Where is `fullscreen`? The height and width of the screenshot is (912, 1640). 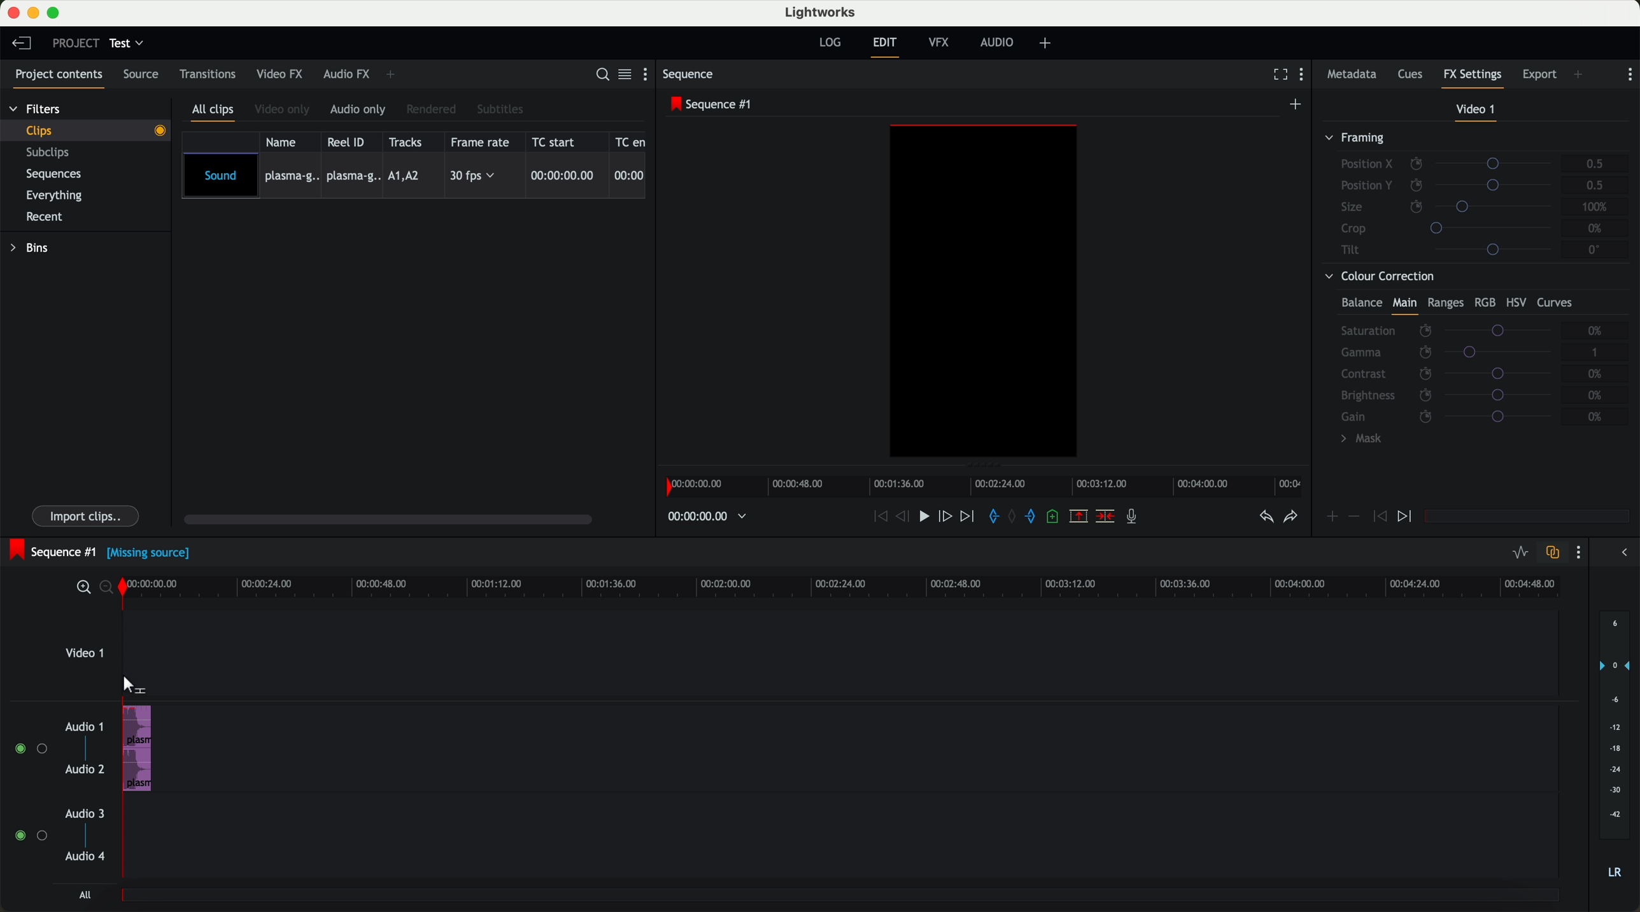
fullscreen is located at coordinates (1278, 75).